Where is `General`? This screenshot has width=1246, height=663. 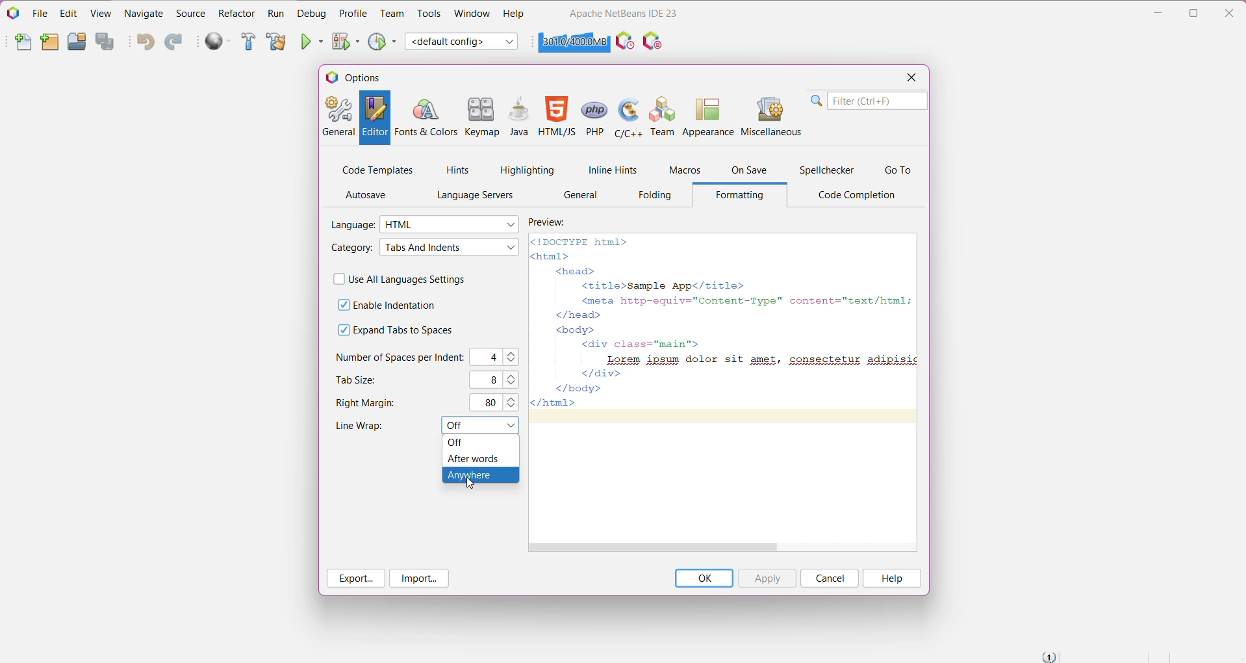 General is located at coordinates (581, 196).